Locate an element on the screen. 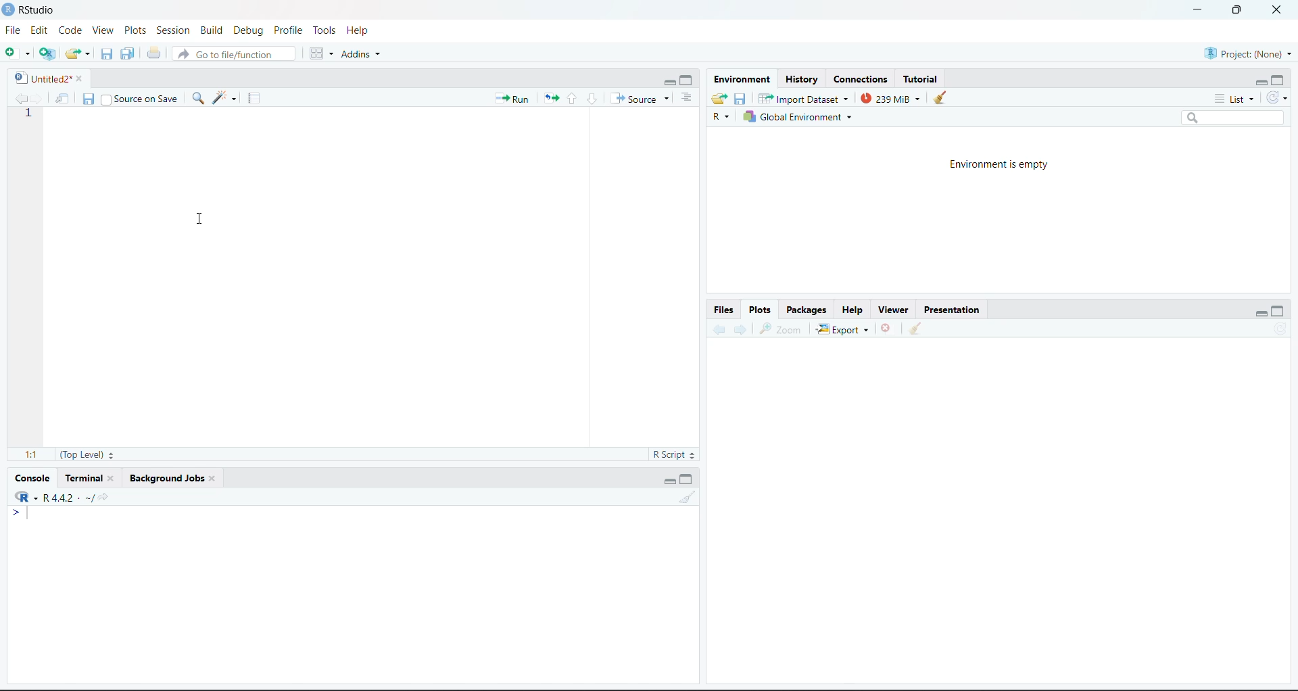 The image size is (1298, 691). Clear console (Ctrl +L) is located at coordinates (944, 98).